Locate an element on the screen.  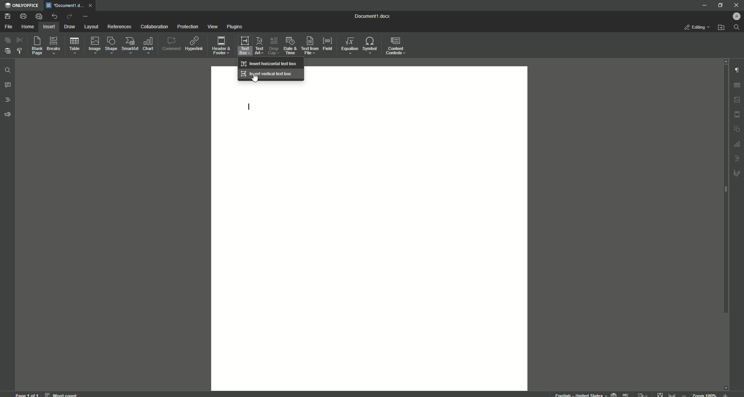
Field is located at coordinates (327, 43).